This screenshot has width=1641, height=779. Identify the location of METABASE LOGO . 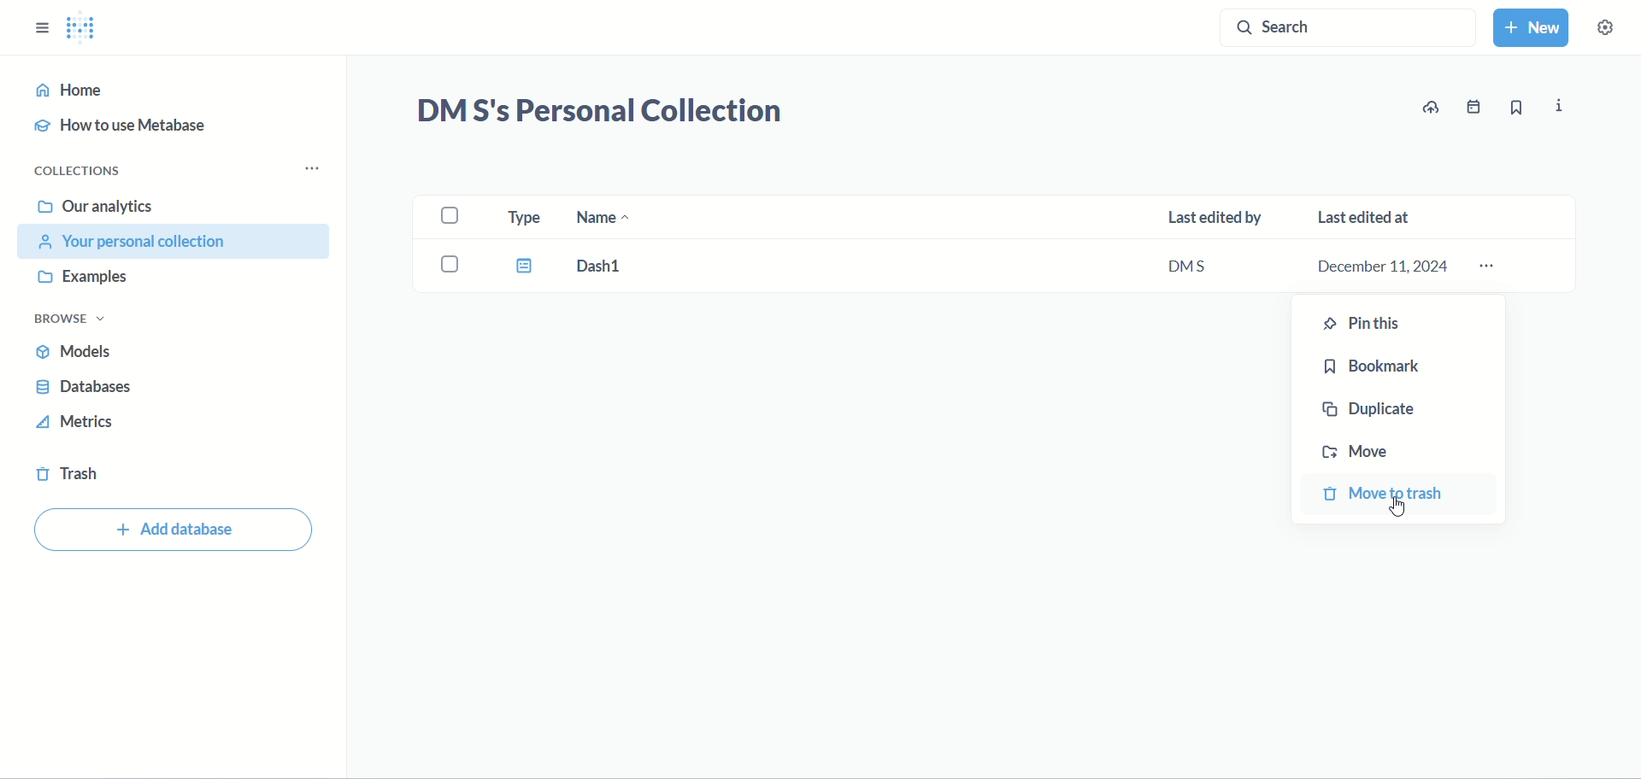
(88, 28).